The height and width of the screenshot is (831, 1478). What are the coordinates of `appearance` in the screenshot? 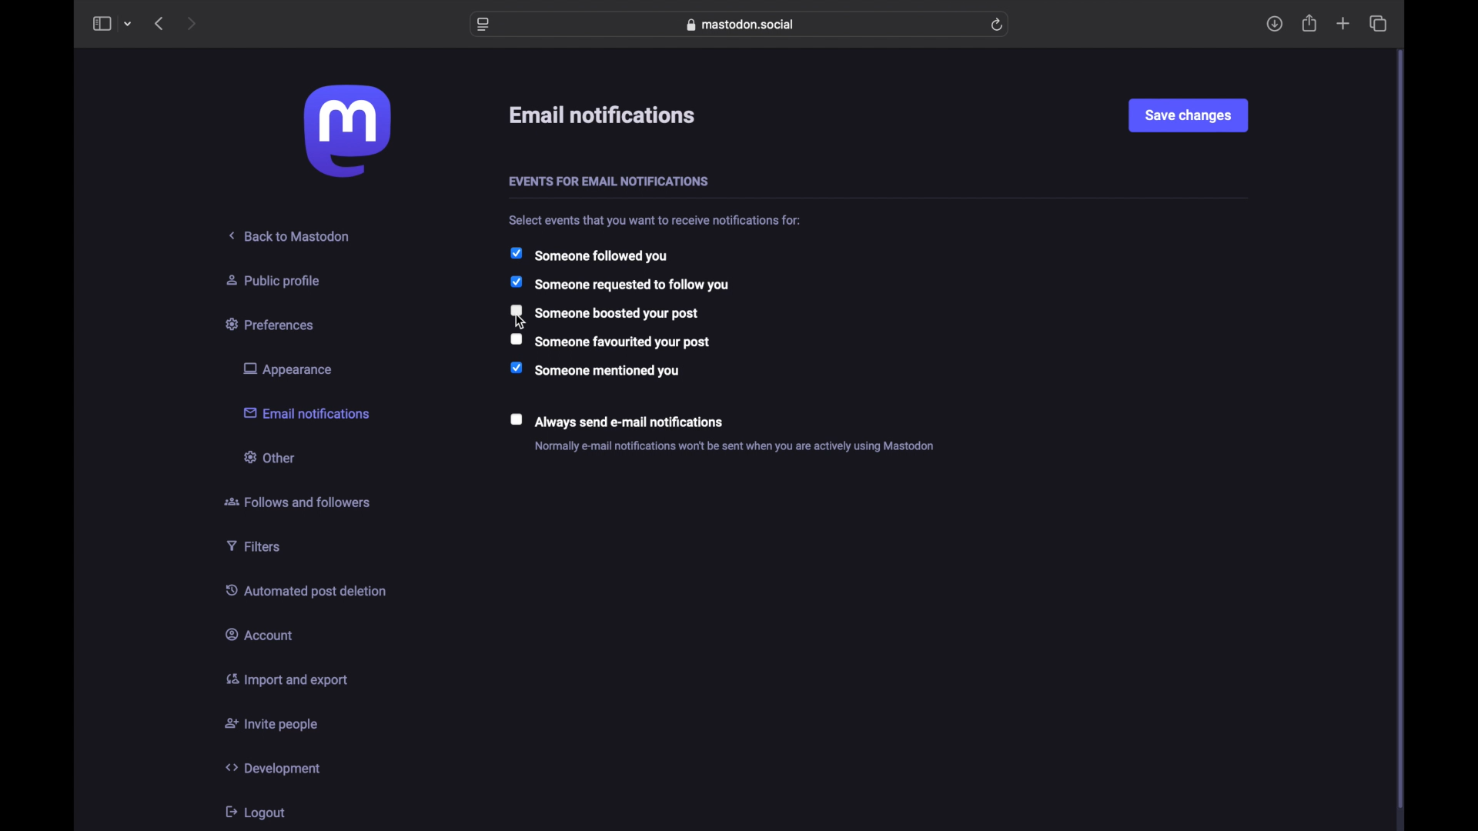 It's located at (286, 369).